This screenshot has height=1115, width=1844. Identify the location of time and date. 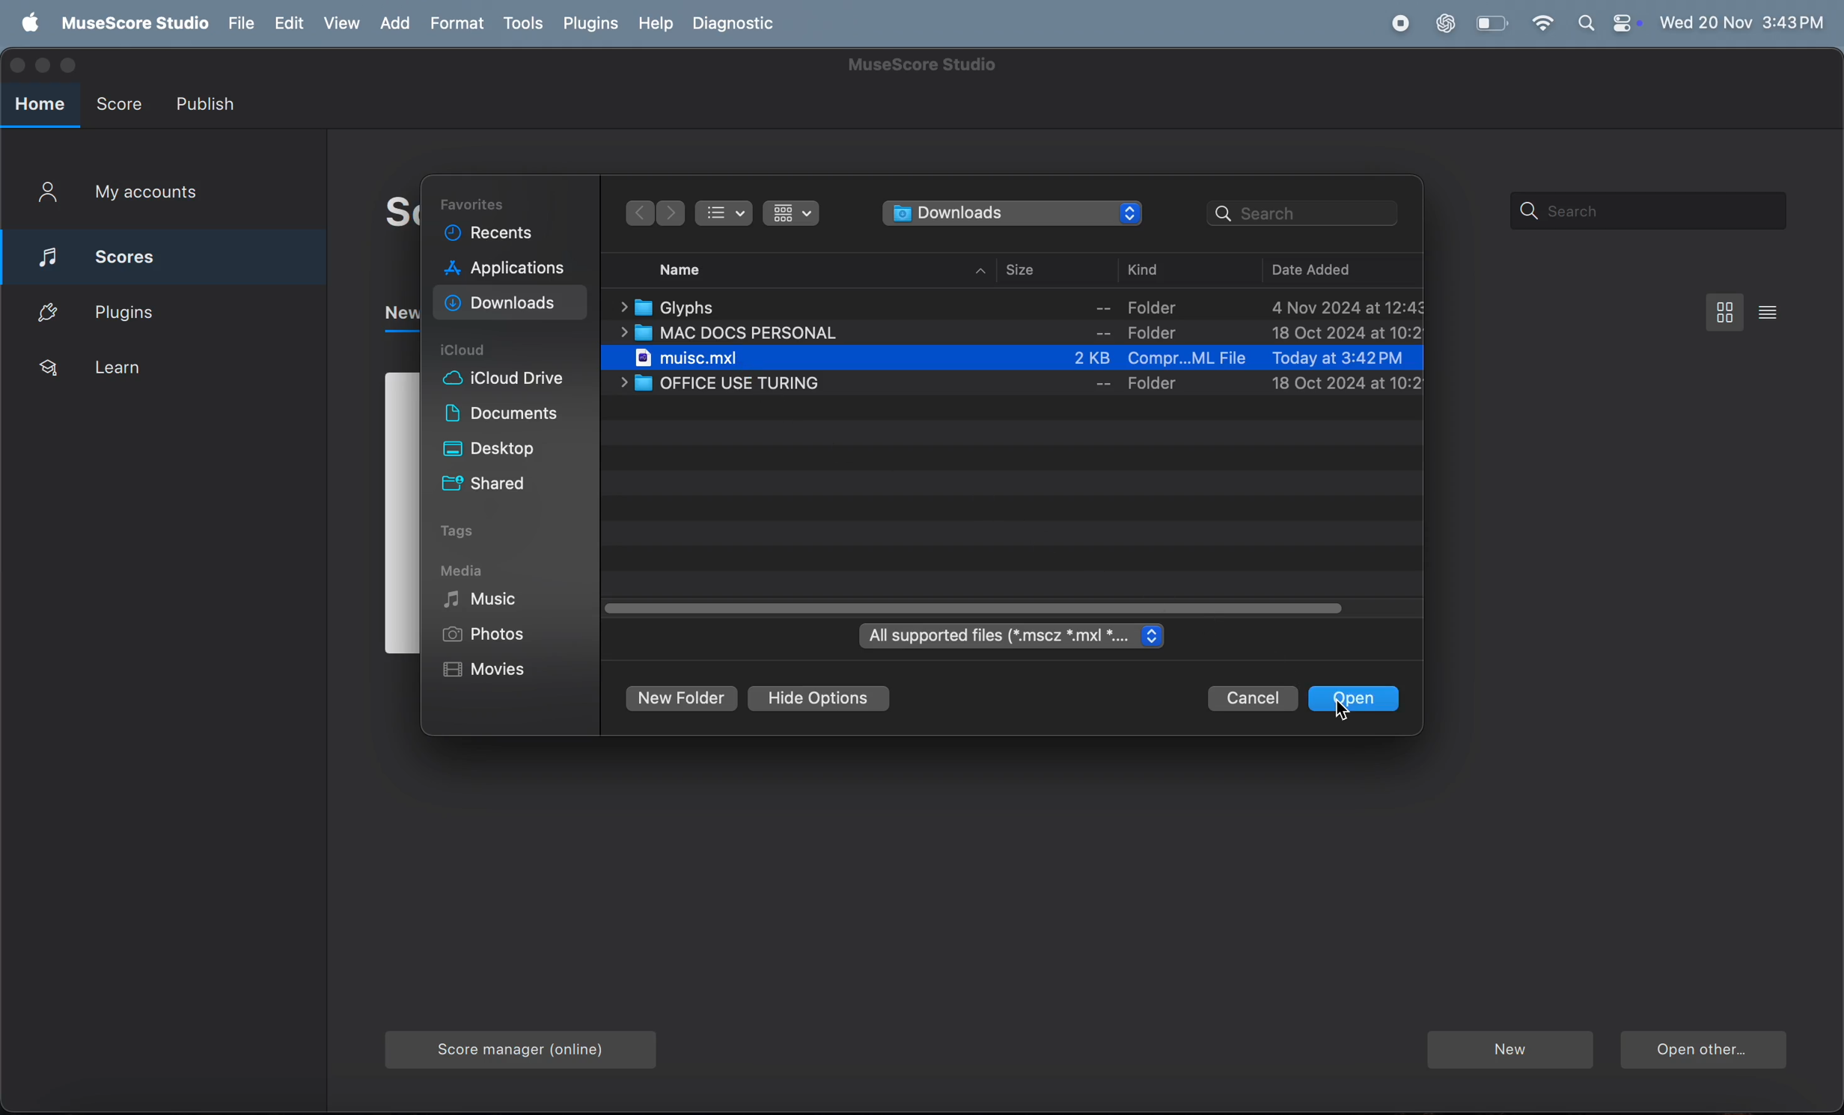
(1741, 22).